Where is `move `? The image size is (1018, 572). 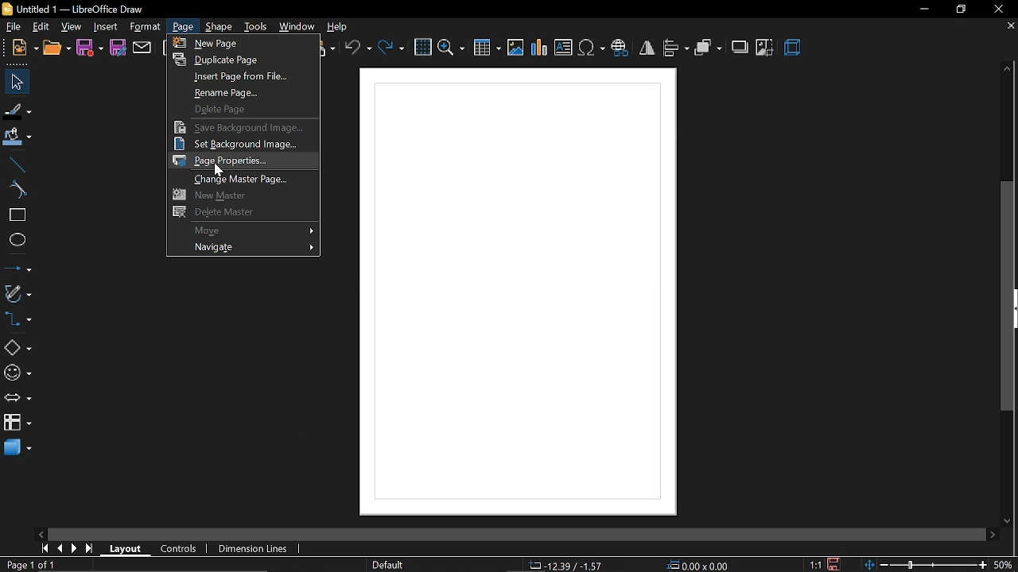
move  is located at coordinates (243, 230).